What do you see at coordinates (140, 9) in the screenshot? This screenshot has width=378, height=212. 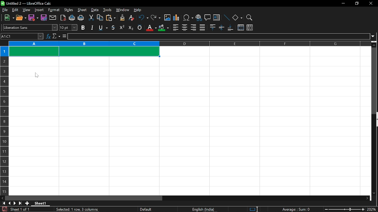 I see `help` at bounding box center [140, 9].